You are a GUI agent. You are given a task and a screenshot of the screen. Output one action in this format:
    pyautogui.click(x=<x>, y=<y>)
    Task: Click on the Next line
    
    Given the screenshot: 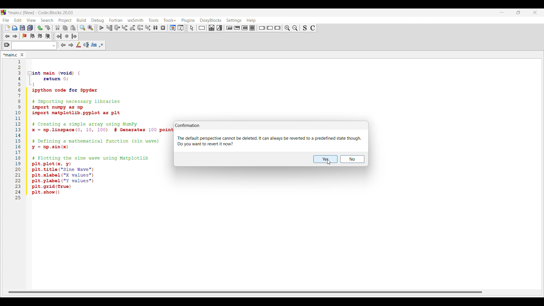 What is the action you would take?
    pyautogui.click(x=117, y=28)
    